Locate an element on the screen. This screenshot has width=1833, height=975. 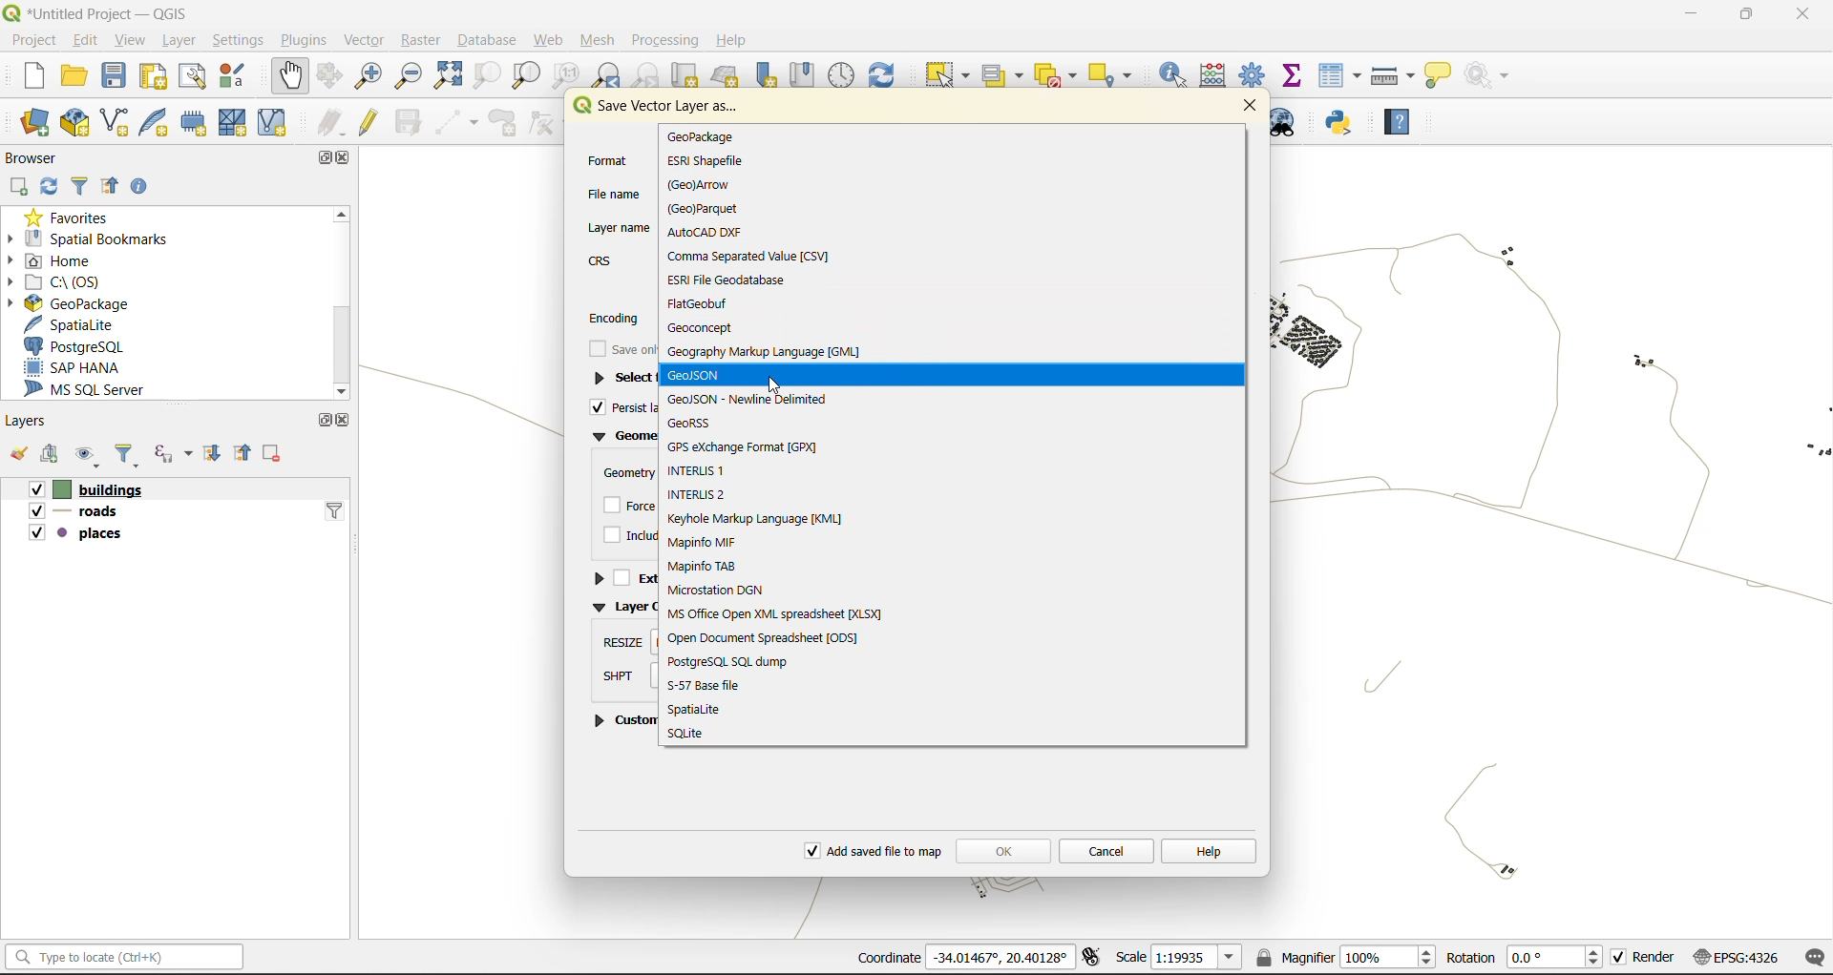
vertex tools is located at coordinates (545, 122).